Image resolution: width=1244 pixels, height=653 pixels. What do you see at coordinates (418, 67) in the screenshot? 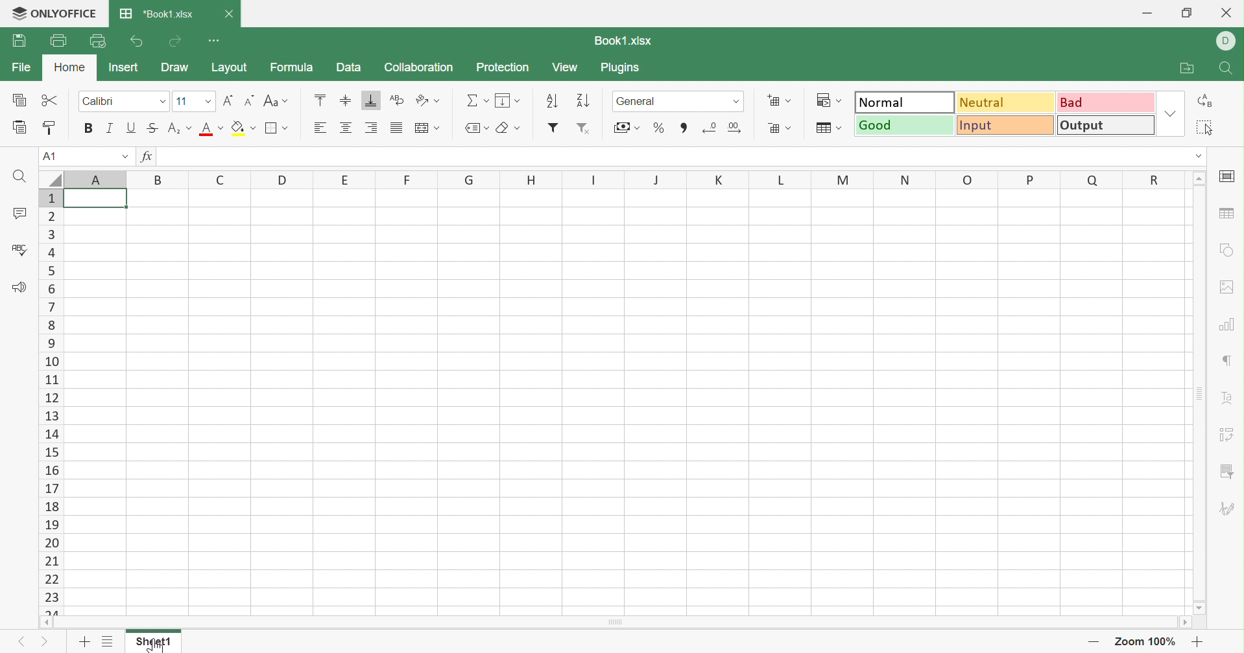
I see `Collaboration` at bounding box center [418, 67].